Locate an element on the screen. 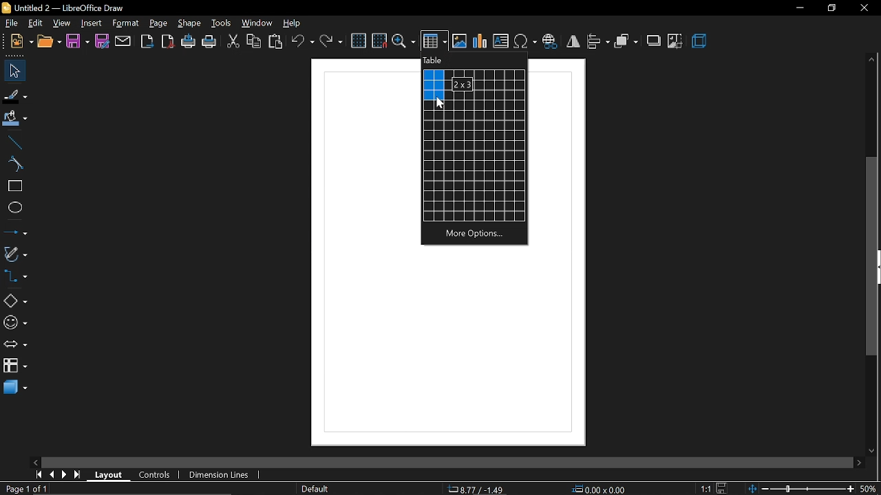 The image size is (881, 495). insert symbol is located at coordinates (525, 42).